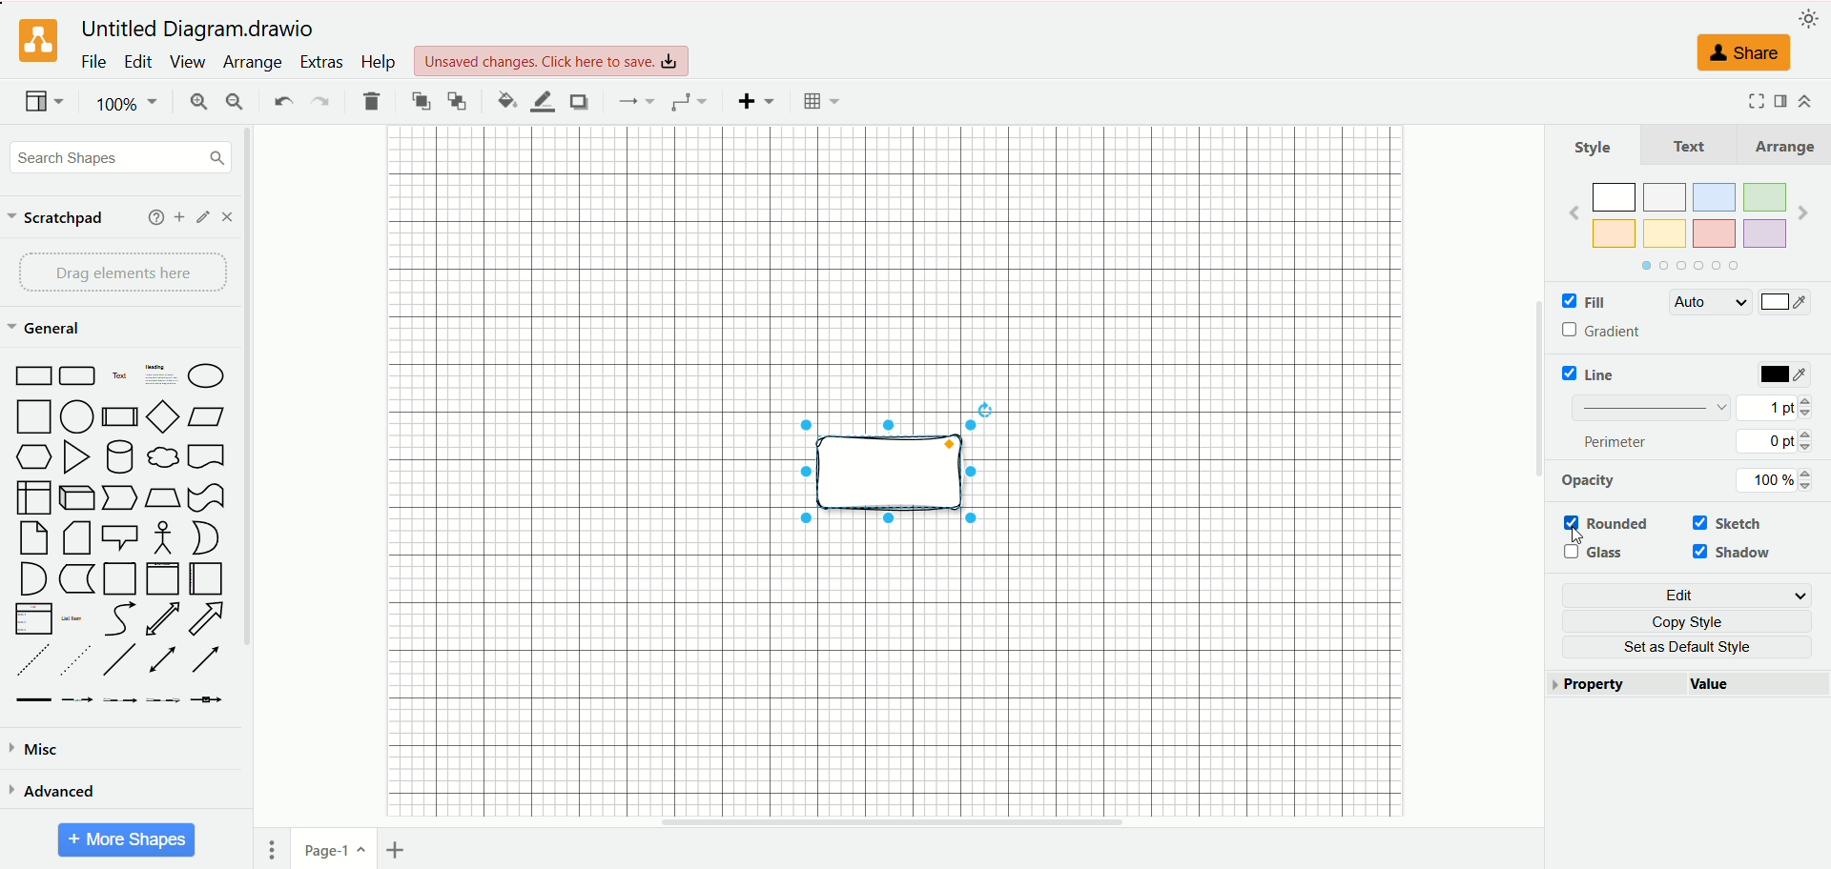 This screenshot has height=869, width=1831. I want to click on horizontal scroll bar, so click(894, 822).